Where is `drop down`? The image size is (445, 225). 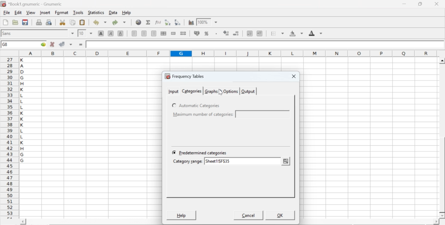
drop down is located at coordinates (216, 23).